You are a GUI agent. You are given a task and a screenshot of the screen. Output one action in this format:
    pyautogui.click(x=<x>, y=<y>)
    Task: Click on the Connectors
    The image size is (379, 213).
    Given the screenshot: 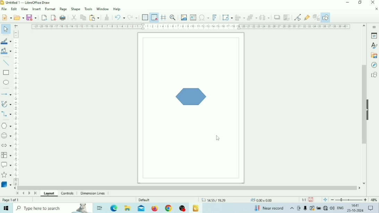 What is the action you would take?
    pyautogui.click(x=6, y=114)
    